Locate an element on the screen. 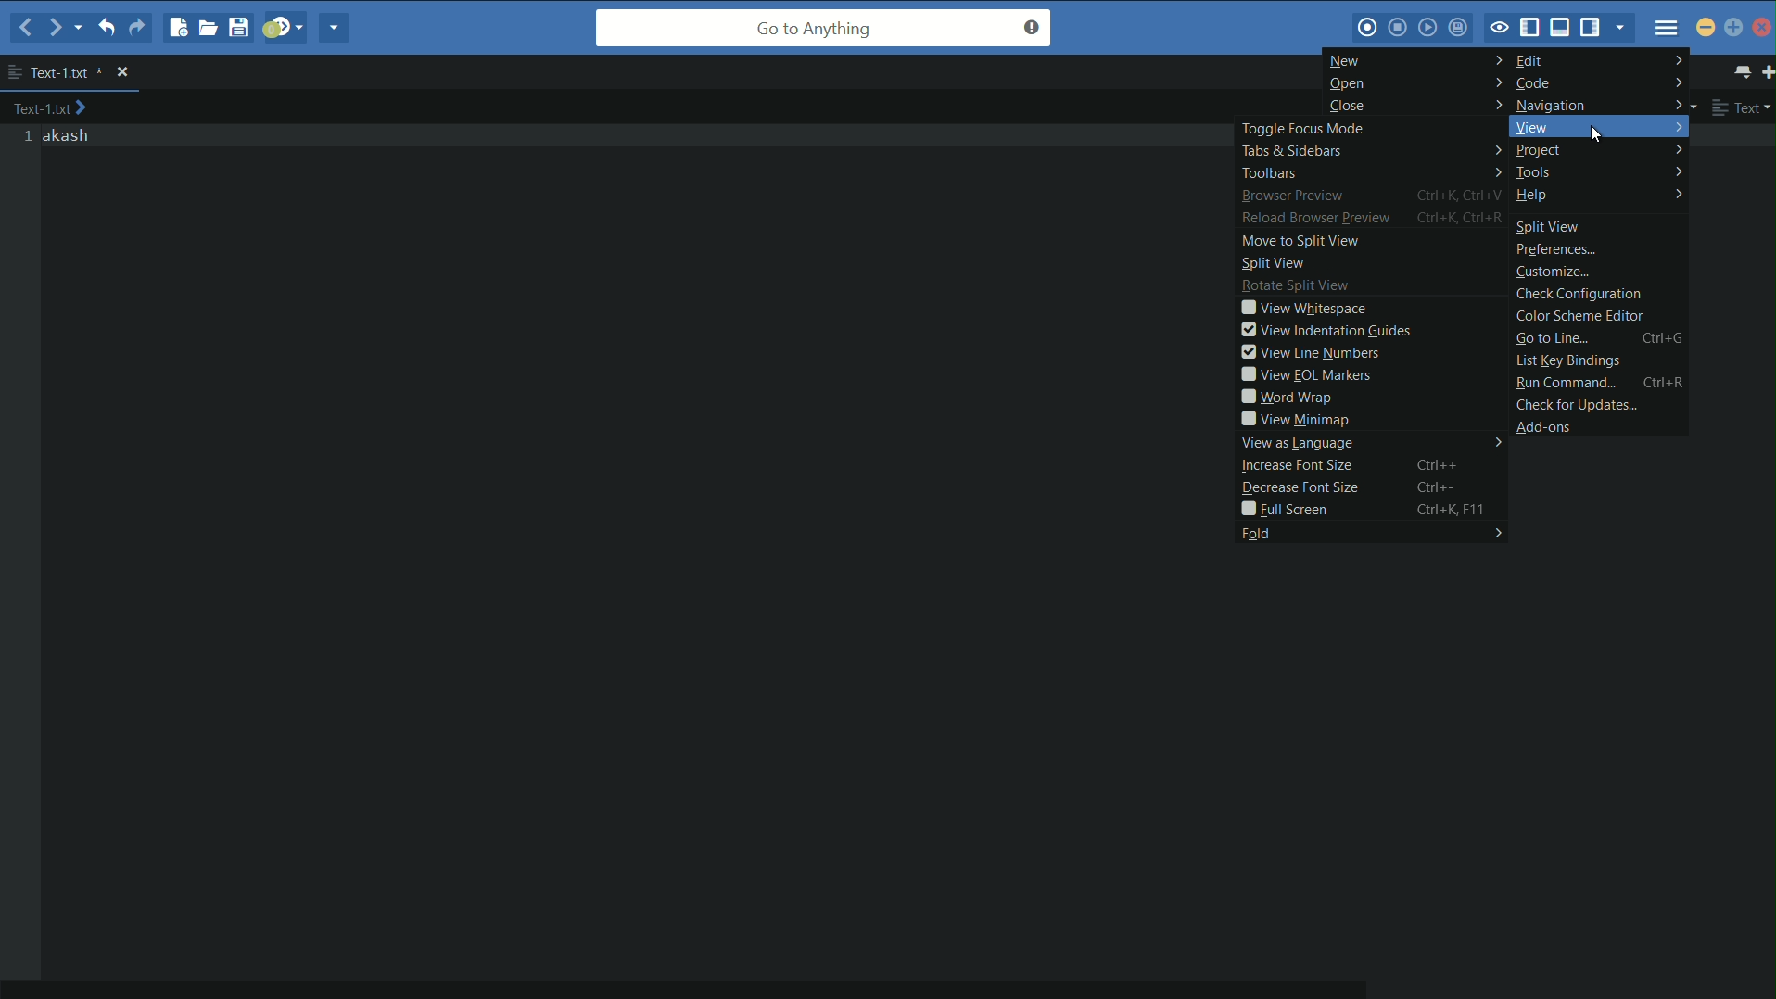 The width and height of the screenshot is (1776, 999). view as language is located at coordinates (1372, 443).